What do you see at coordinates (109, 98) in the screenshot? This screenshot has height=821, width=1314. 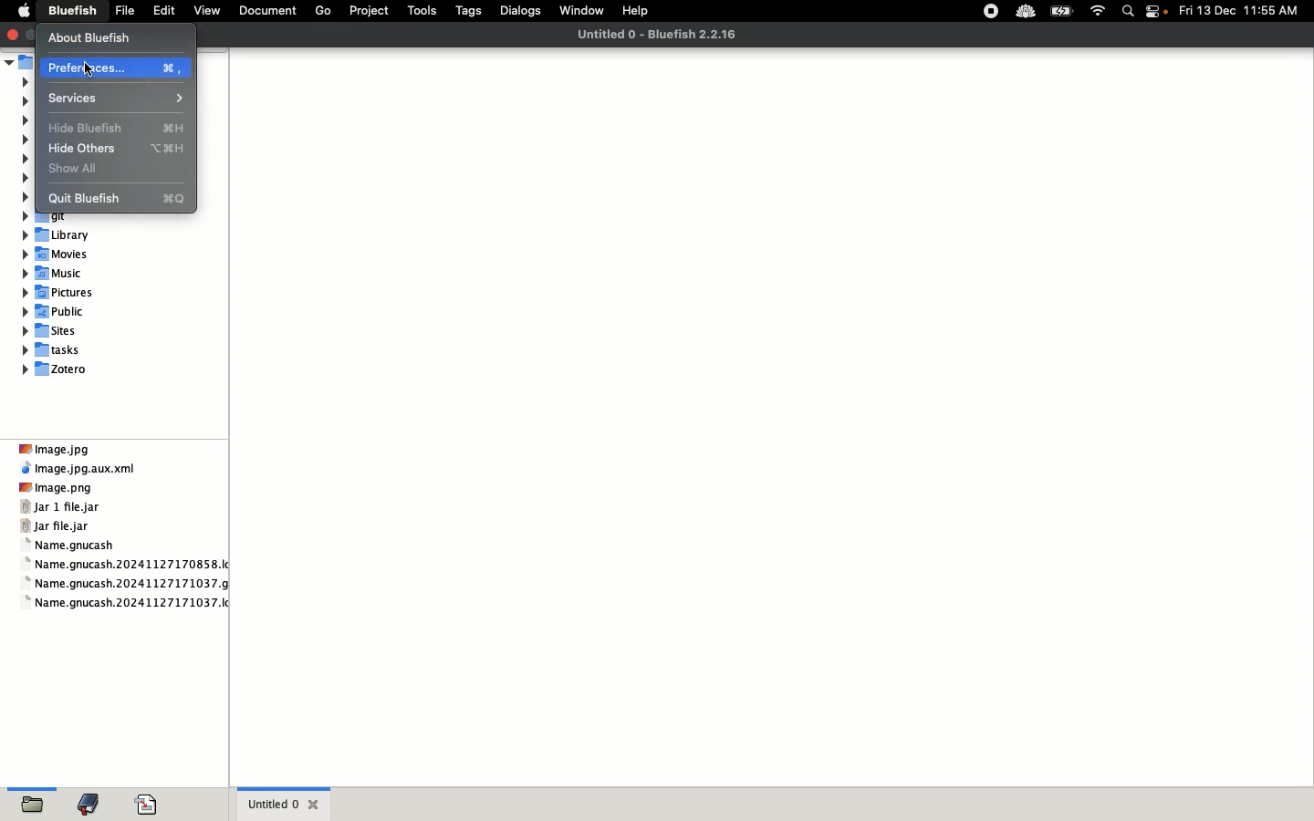 I see `service` at bounding box center [109, 98].